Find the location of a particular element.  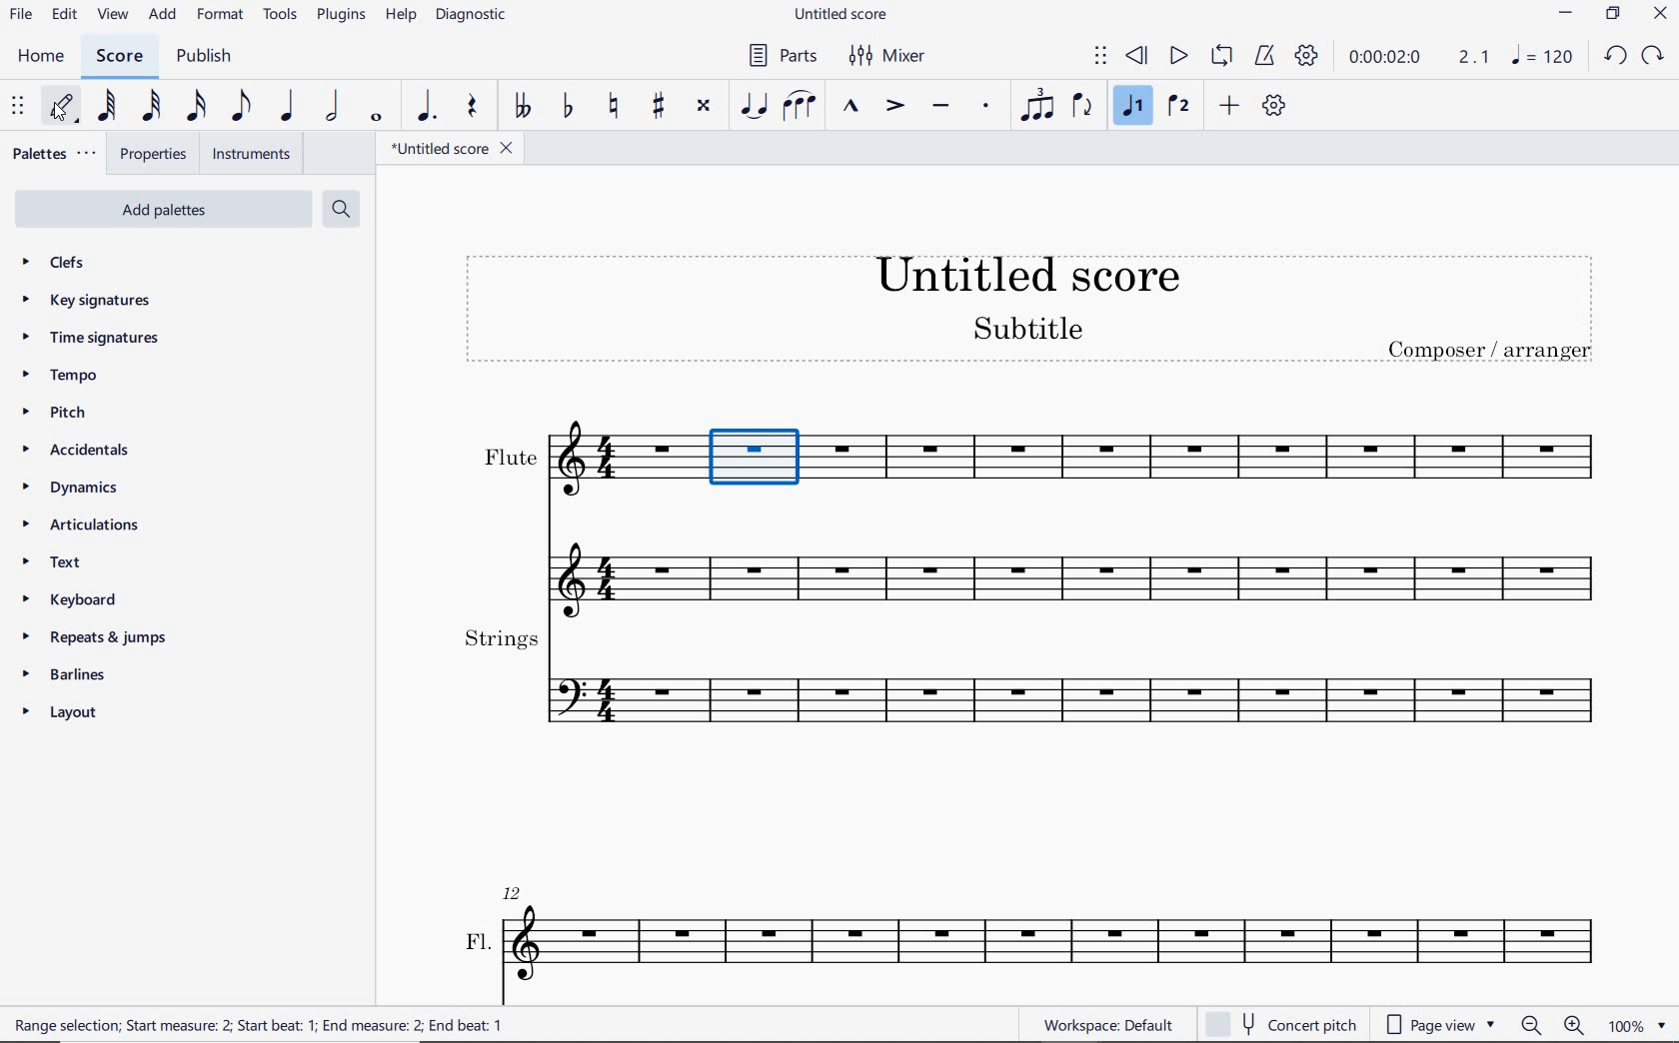

MARCATO is located at coordinates (851, 108).